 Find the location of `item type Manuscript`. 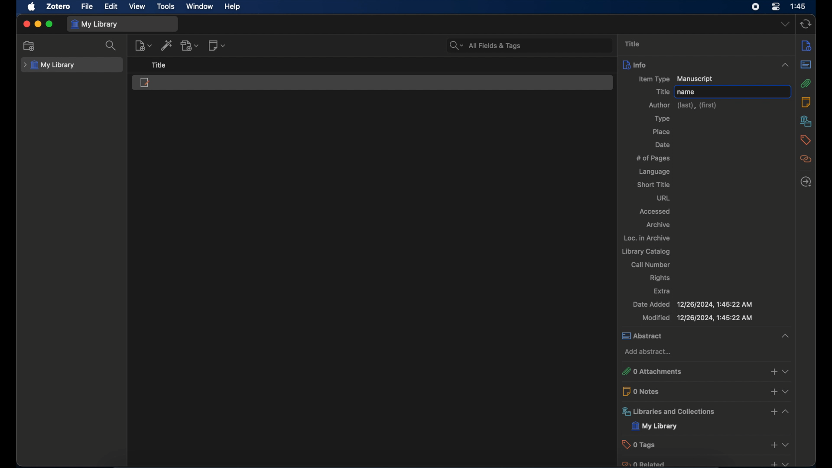

item type Manuscript is located at coordinates (676, 79).